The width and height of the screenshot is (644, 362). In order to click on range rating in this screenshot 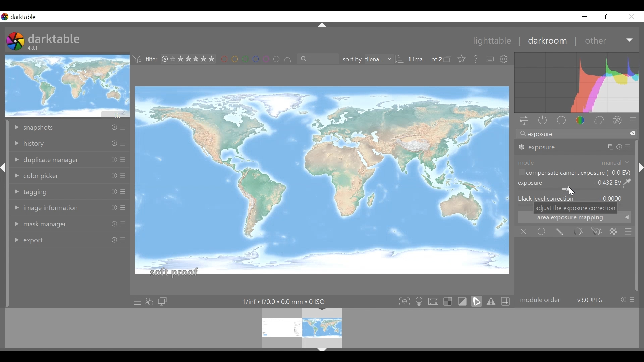, I will do `click(190, 59)`.